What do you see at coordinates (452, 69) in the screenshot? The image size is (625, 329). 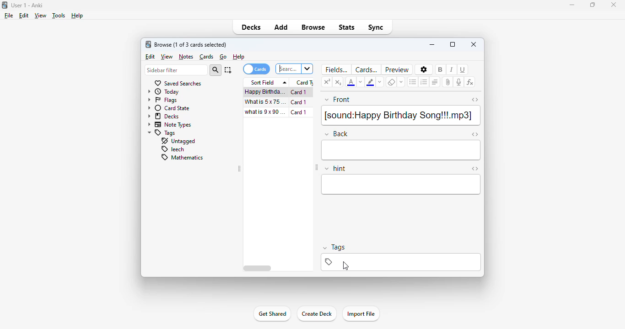 I see `italic` at bounding box center [452, 69].